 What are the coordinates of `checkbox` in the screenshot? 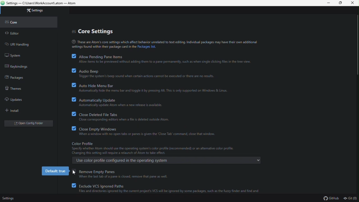 It's located at (72, 70).